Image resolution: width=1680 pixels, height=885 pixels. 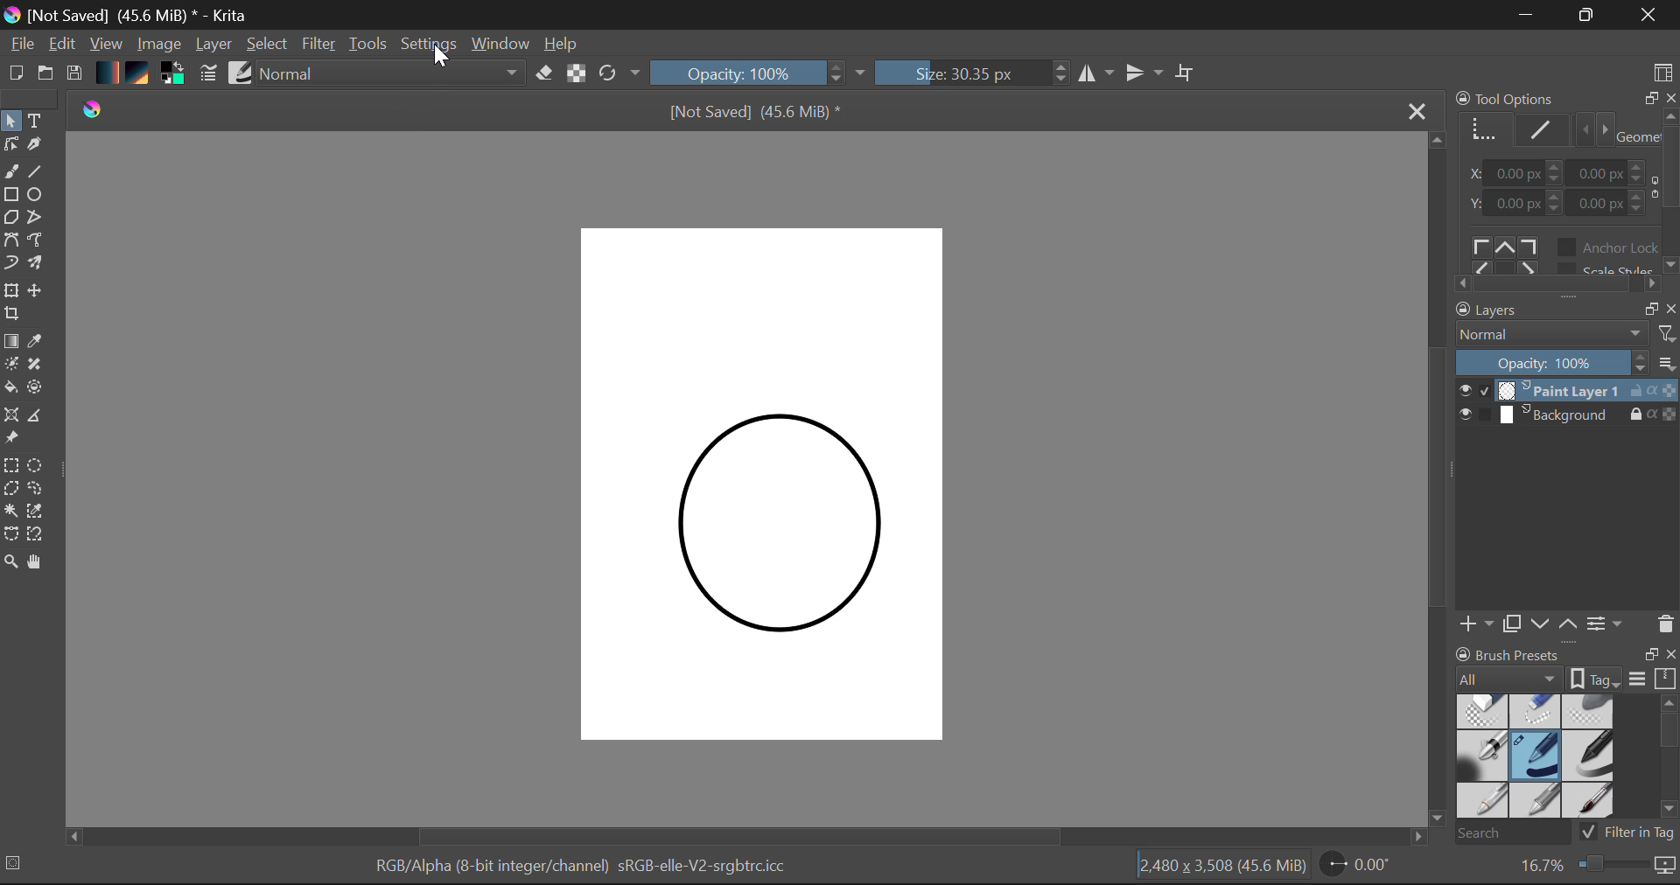 I want to click on Scroll Bar, so click(x=1437, y=470).